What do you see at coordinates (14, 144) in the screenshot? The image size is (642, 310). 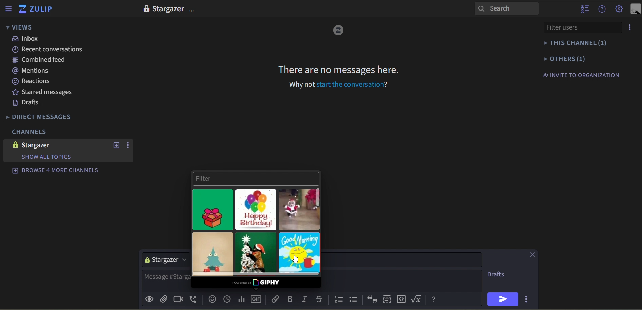 I see `image` at bounding box center [14, 144].